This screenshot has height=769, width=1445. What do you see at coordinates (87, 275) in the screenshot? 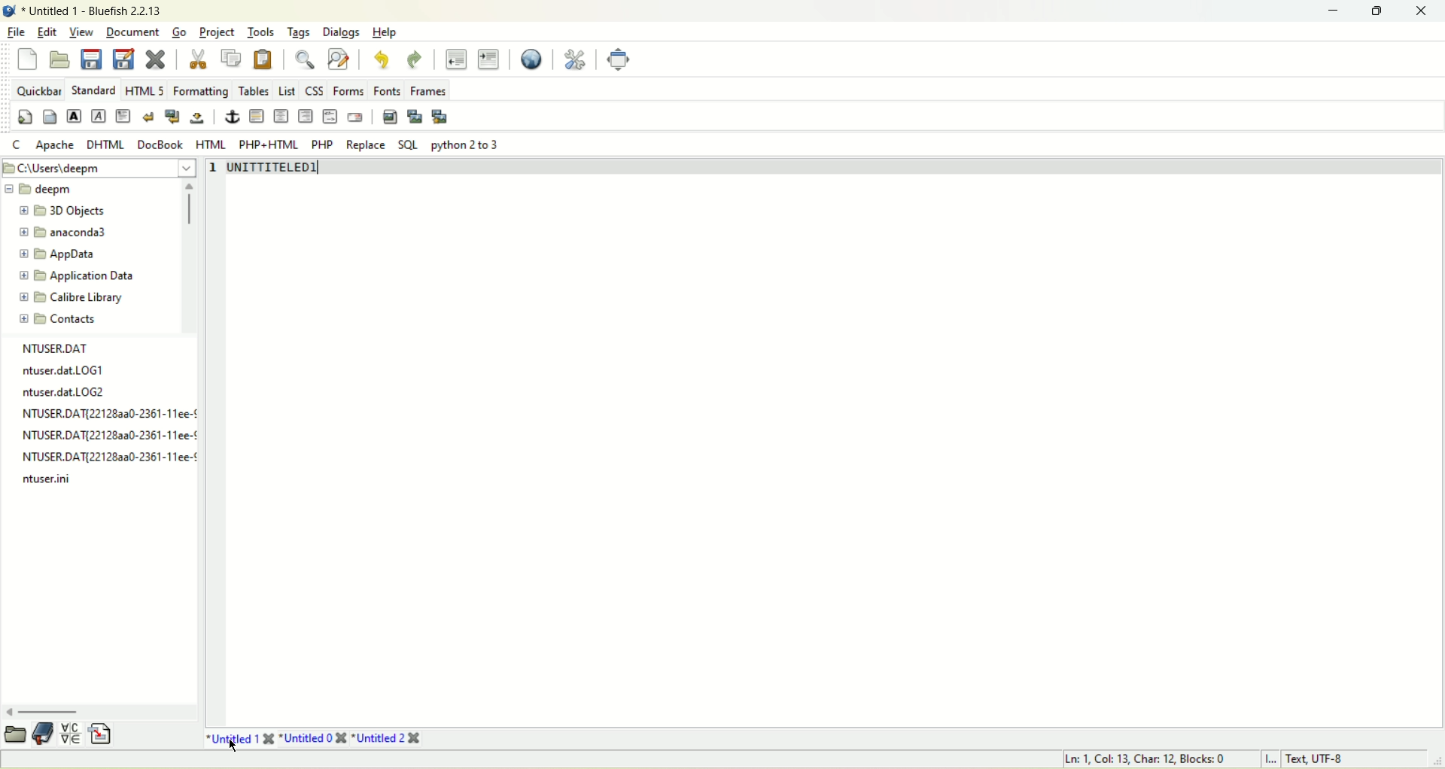
I see `application data` at bounding box center [87, 275].